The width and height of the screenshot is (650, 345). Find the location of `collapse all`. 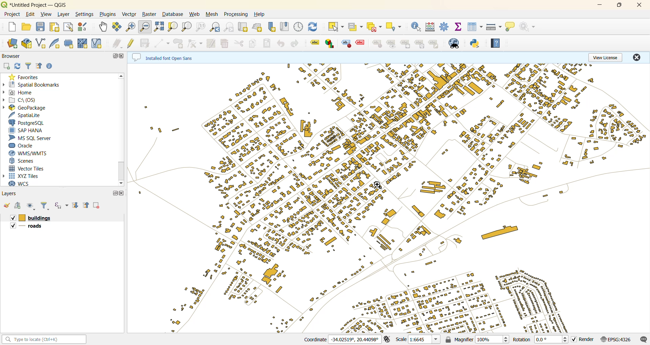

collapse all is located at coordinates (85, 206).